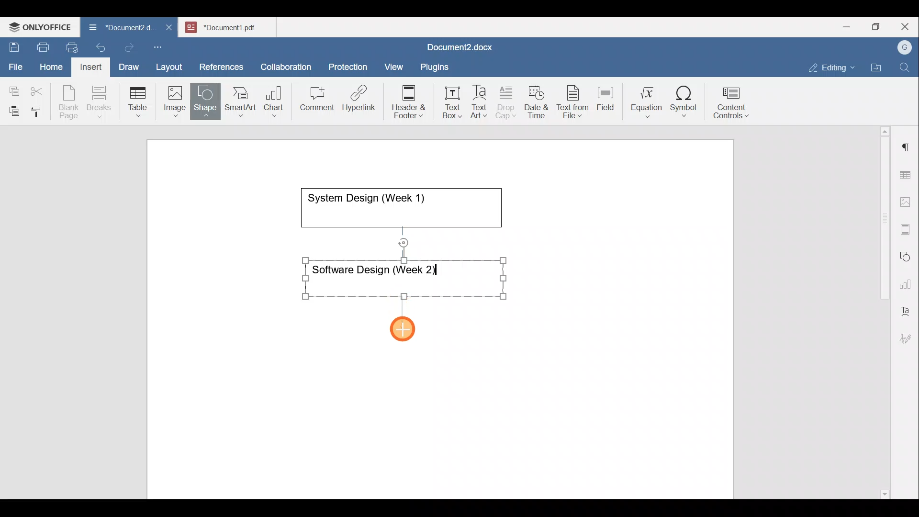  Describe the element at coordinates (684, 104) in the screenshot. I see `Symbol` at that location.